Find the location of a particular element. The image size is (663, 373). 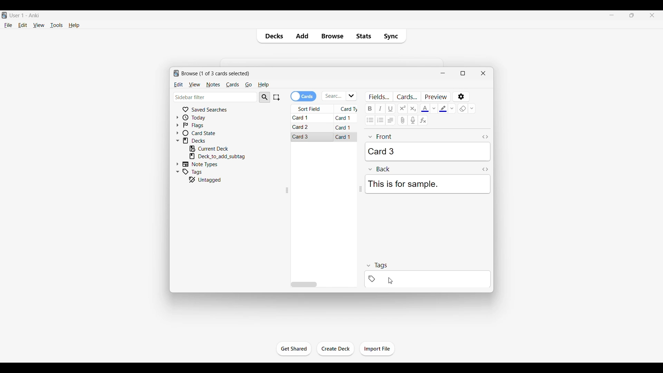

Card type column is located at coordinates (347, 108).